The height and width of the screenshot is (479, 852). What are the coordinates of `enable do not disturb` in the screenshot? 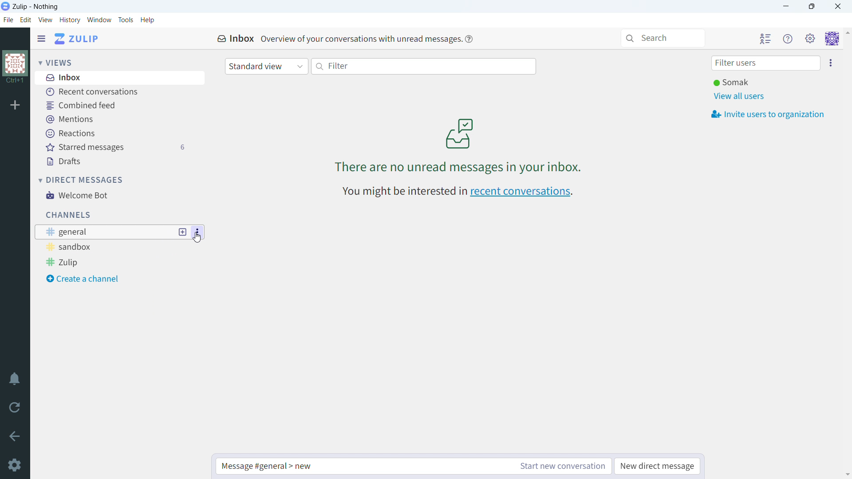 It's located at (15, 379).